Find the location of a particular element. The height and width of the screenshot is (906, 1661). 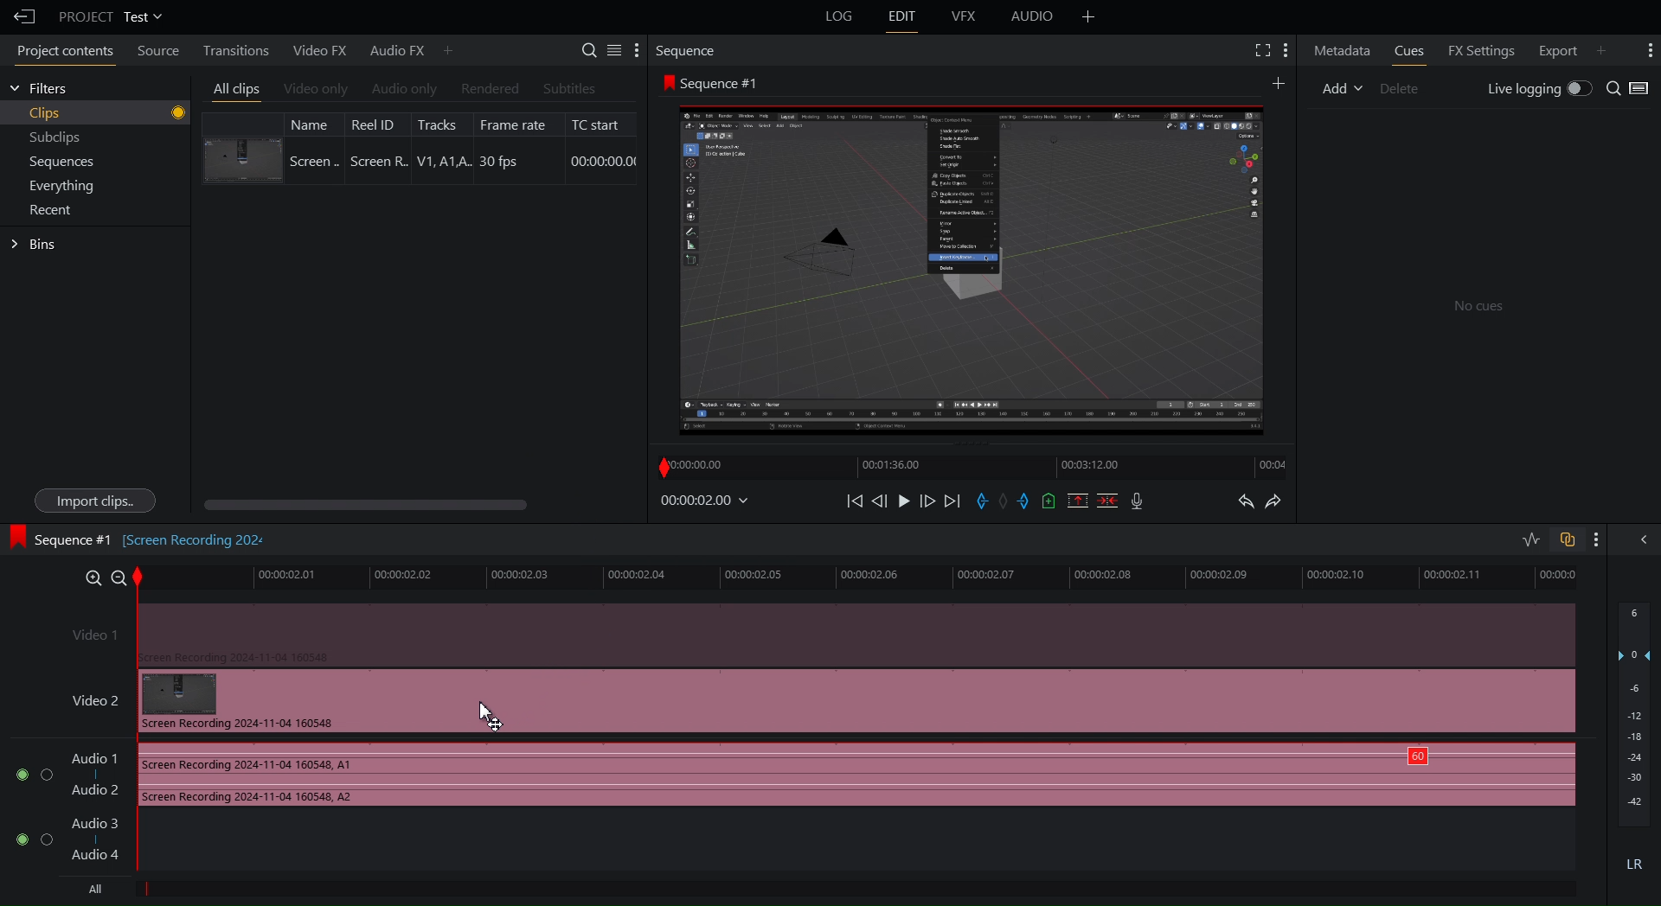

Clips is located at coordinates (107, 113).